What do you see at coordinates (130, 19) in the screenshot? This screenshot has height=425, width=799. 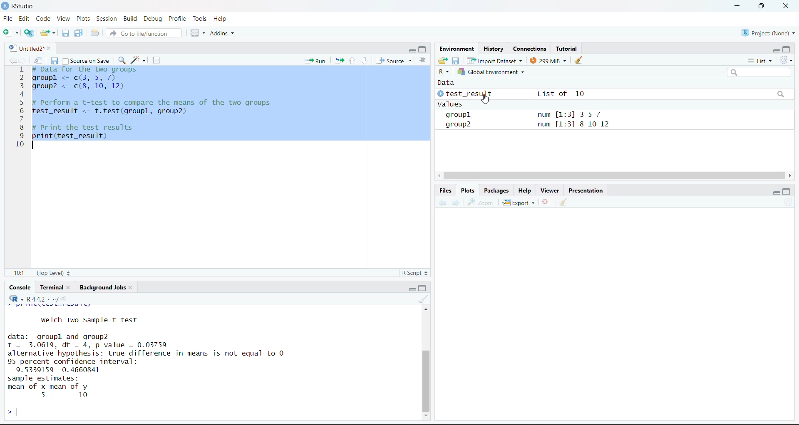 I see `Build` at bounding box center [130, 19].